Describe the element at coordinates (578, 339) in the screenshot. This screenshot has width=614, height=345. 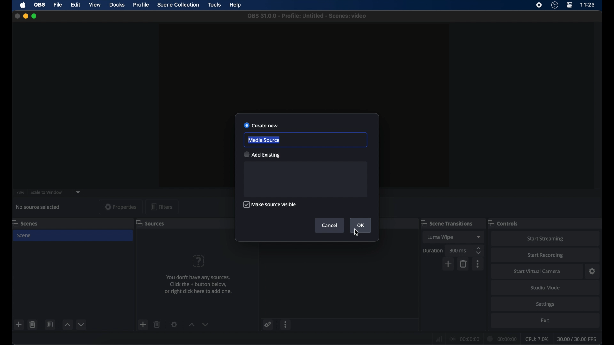
I see `fps` at that location.